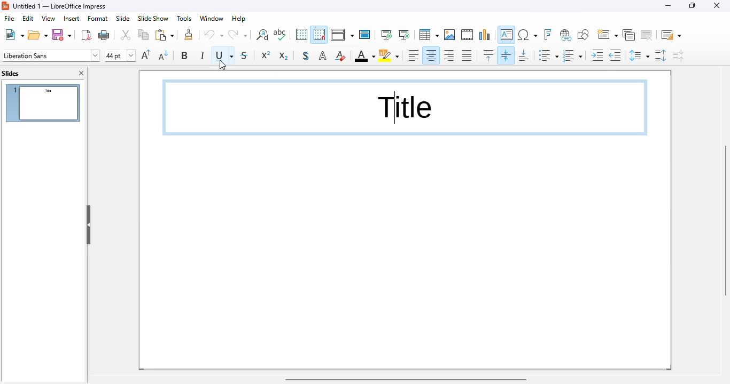 This screenshot has width=730, height=384. What do you see at coordinates (238, 34) in the screenshot?
I see `redo` at bounding box center [238, 34].